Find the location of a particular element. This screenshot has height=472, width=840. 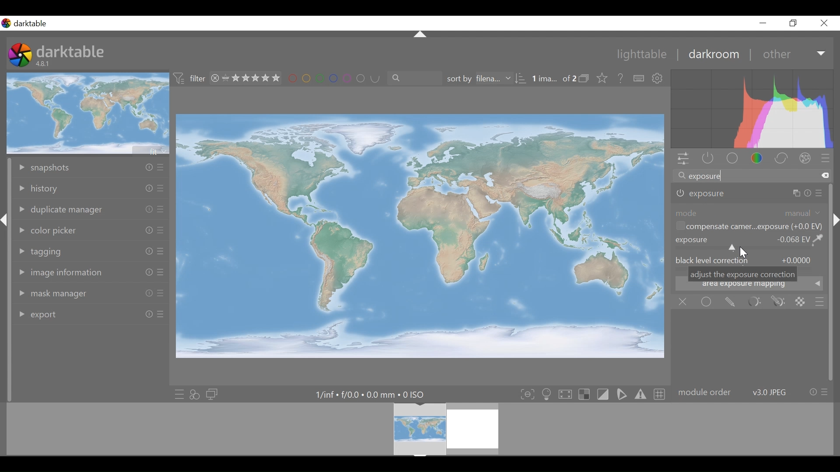

toggle focus-peaking mode is located at coordinates (526, 394).